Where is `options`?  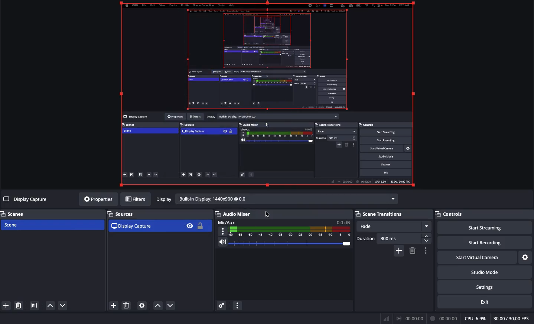 options is located at coordinates (427, 251).